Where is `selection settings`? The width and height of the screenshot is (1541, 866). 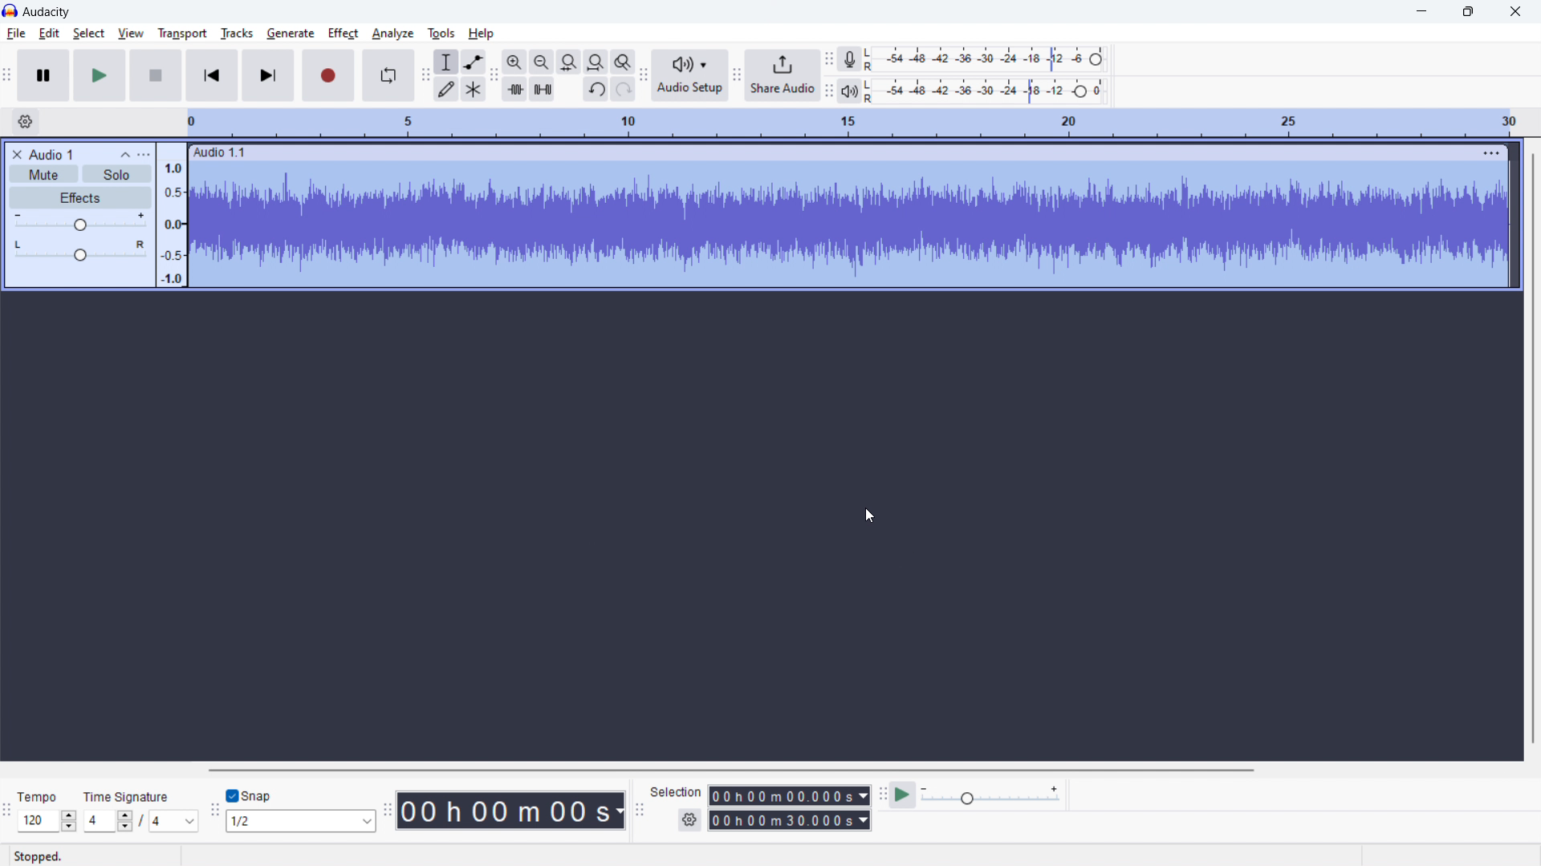
selection settings is located at coordinates (689, 820).